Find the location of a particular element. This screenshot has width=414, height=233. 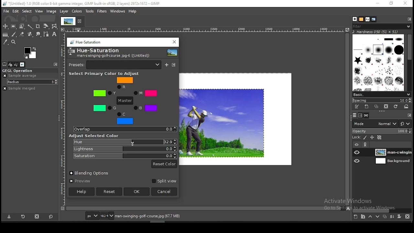

view is located at coordinates (39, 11).